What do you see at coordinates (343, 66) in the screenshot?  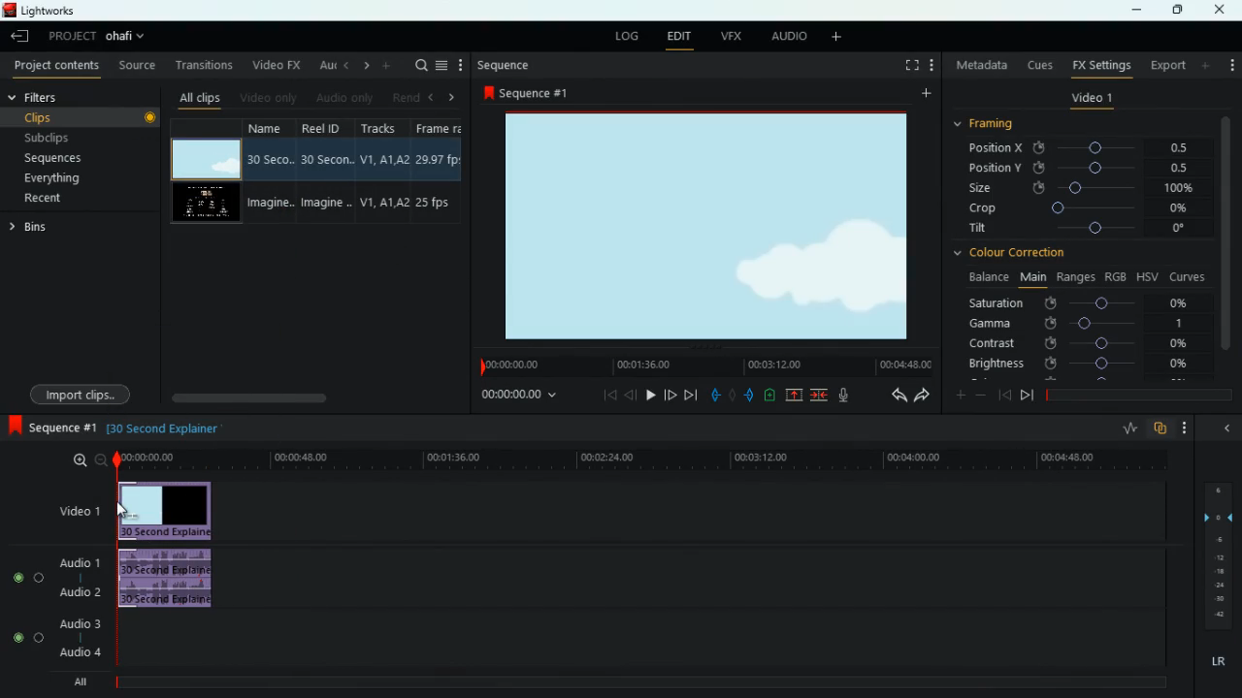 I see `left` at bounding box center [343, 66].